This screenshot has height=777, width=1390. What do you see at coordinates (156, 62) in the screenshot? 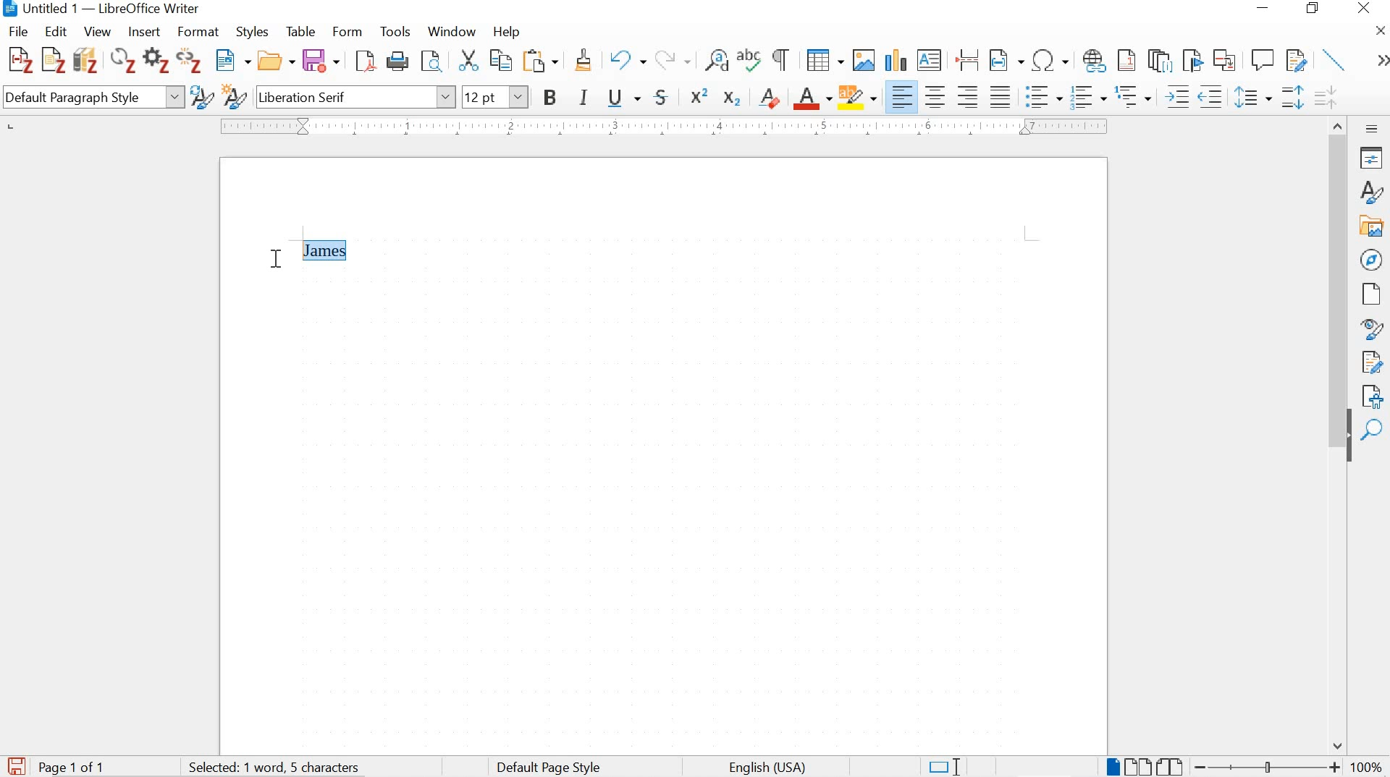
I see `set document preferences` at bounding box center [156, 62].